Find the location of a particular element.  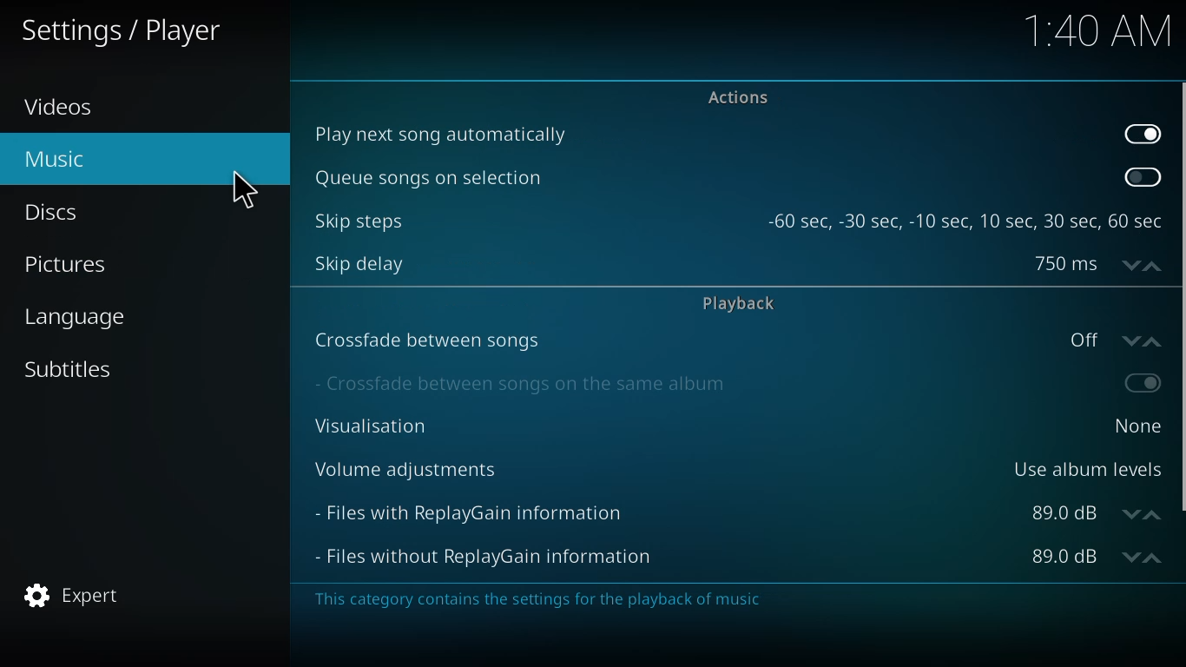

enable is located at coordinates (1144, 381).